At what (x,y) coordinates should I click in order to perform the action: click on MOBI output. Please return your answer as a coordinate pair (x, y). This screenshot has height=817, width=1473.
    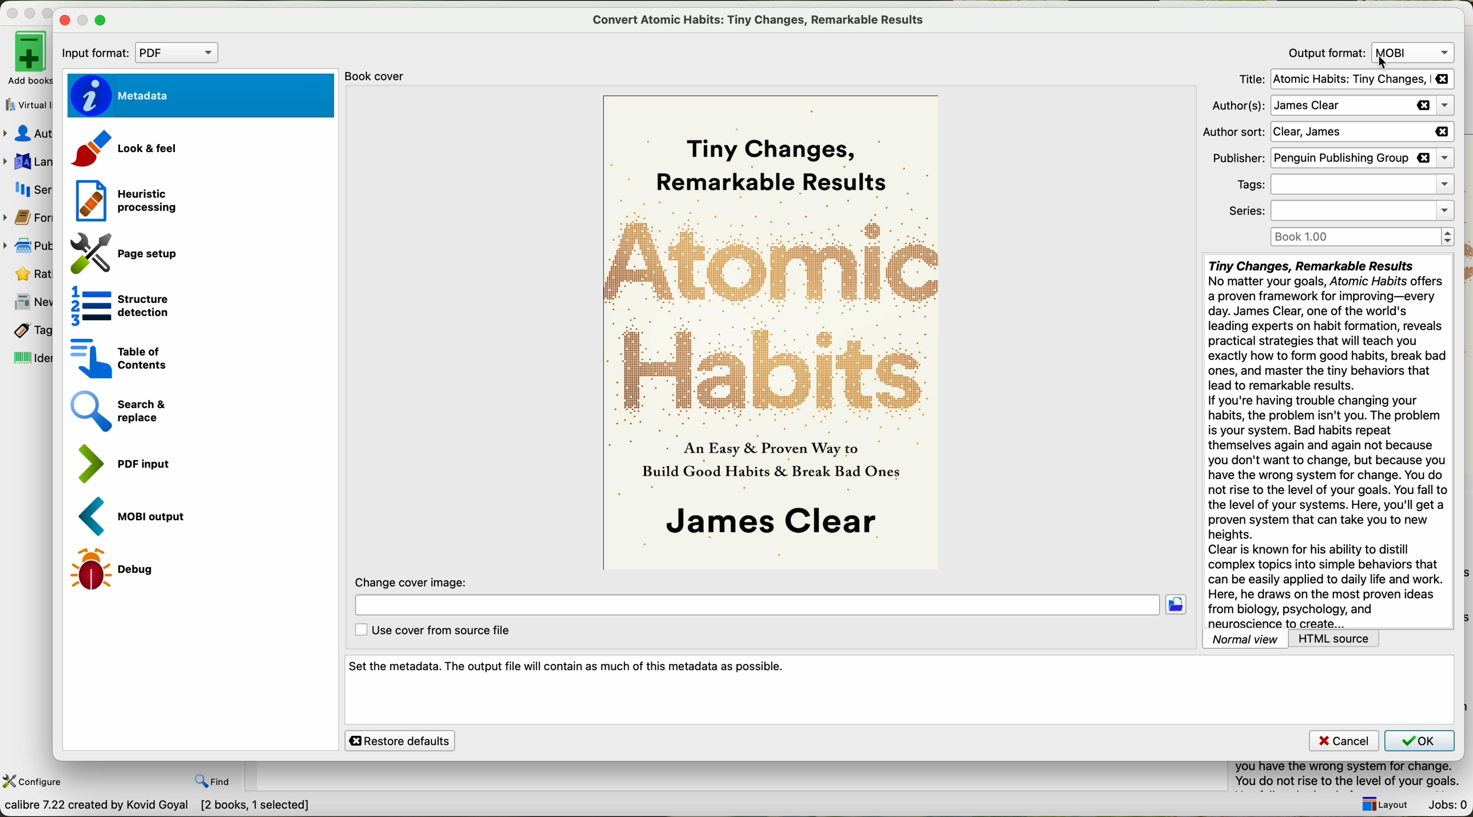
    Looking at the image, I should click on (138, 517).